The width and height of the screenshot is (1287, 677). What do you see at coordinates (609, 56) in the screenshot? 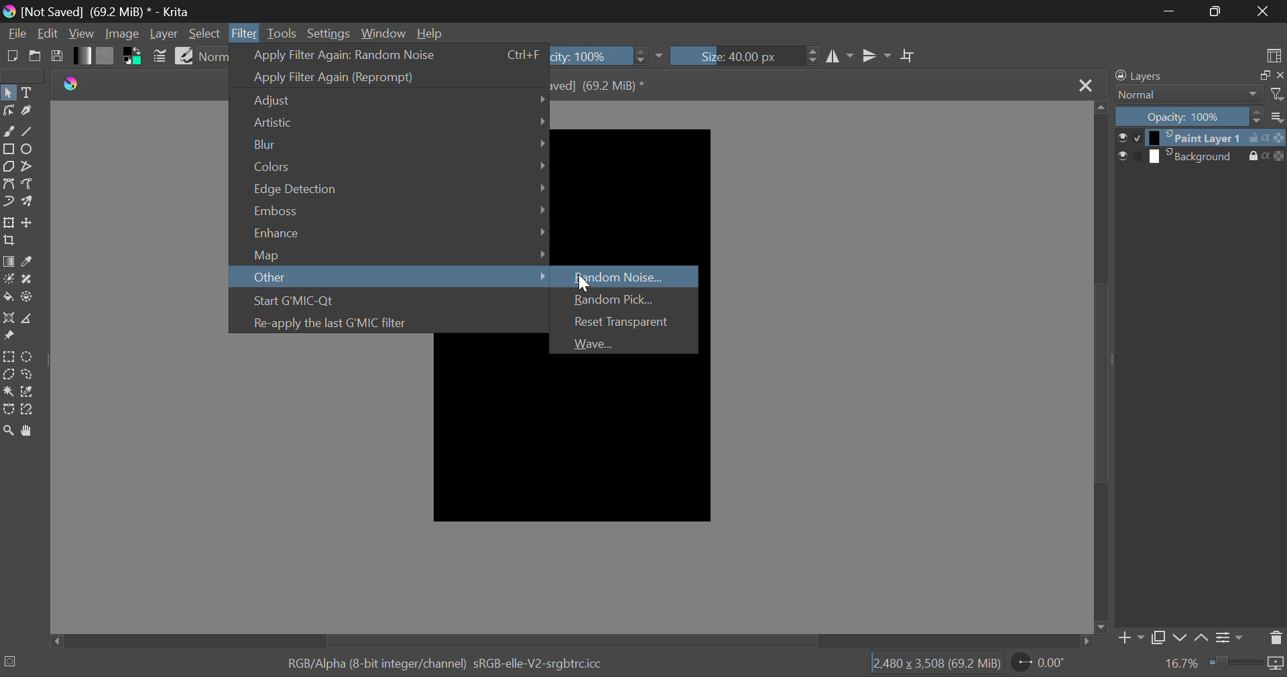
I see `Opacity` at bounding box center [609, 56].